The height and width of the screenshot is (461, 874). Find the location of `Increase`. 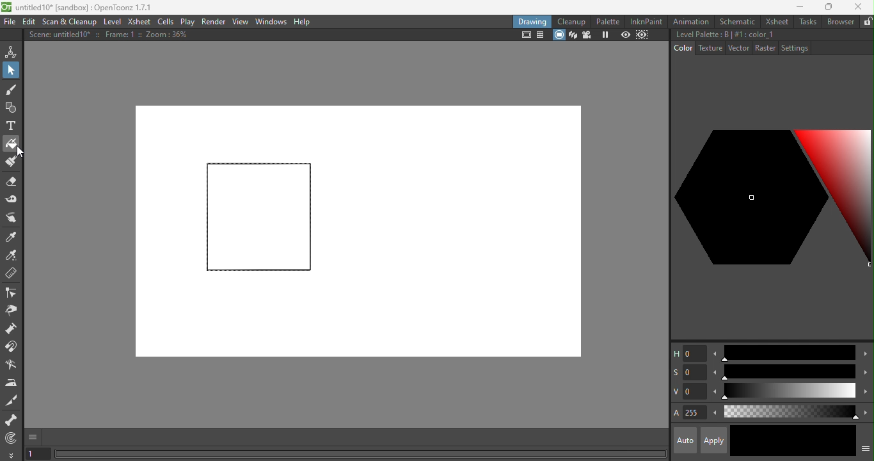

Increase is located at coordinates (864, 371).